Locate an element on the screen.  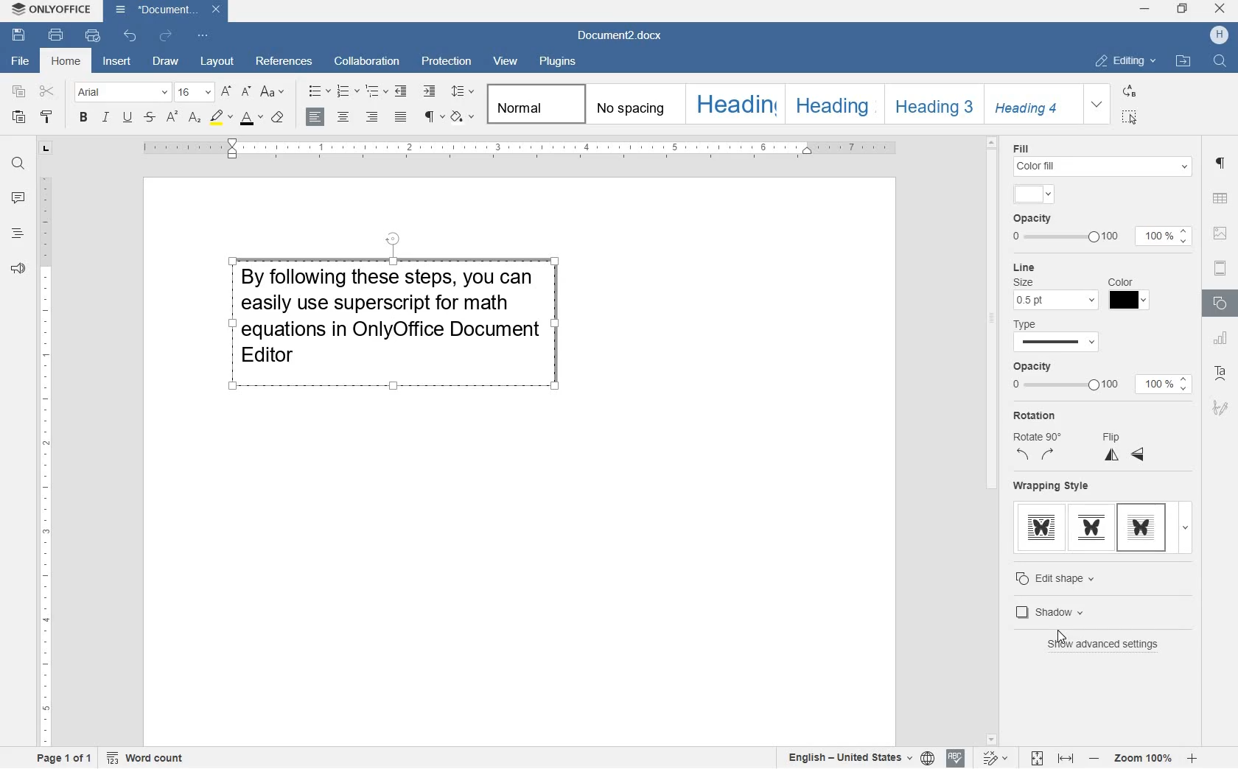
feedback & support is located at coordinates (16, 269).